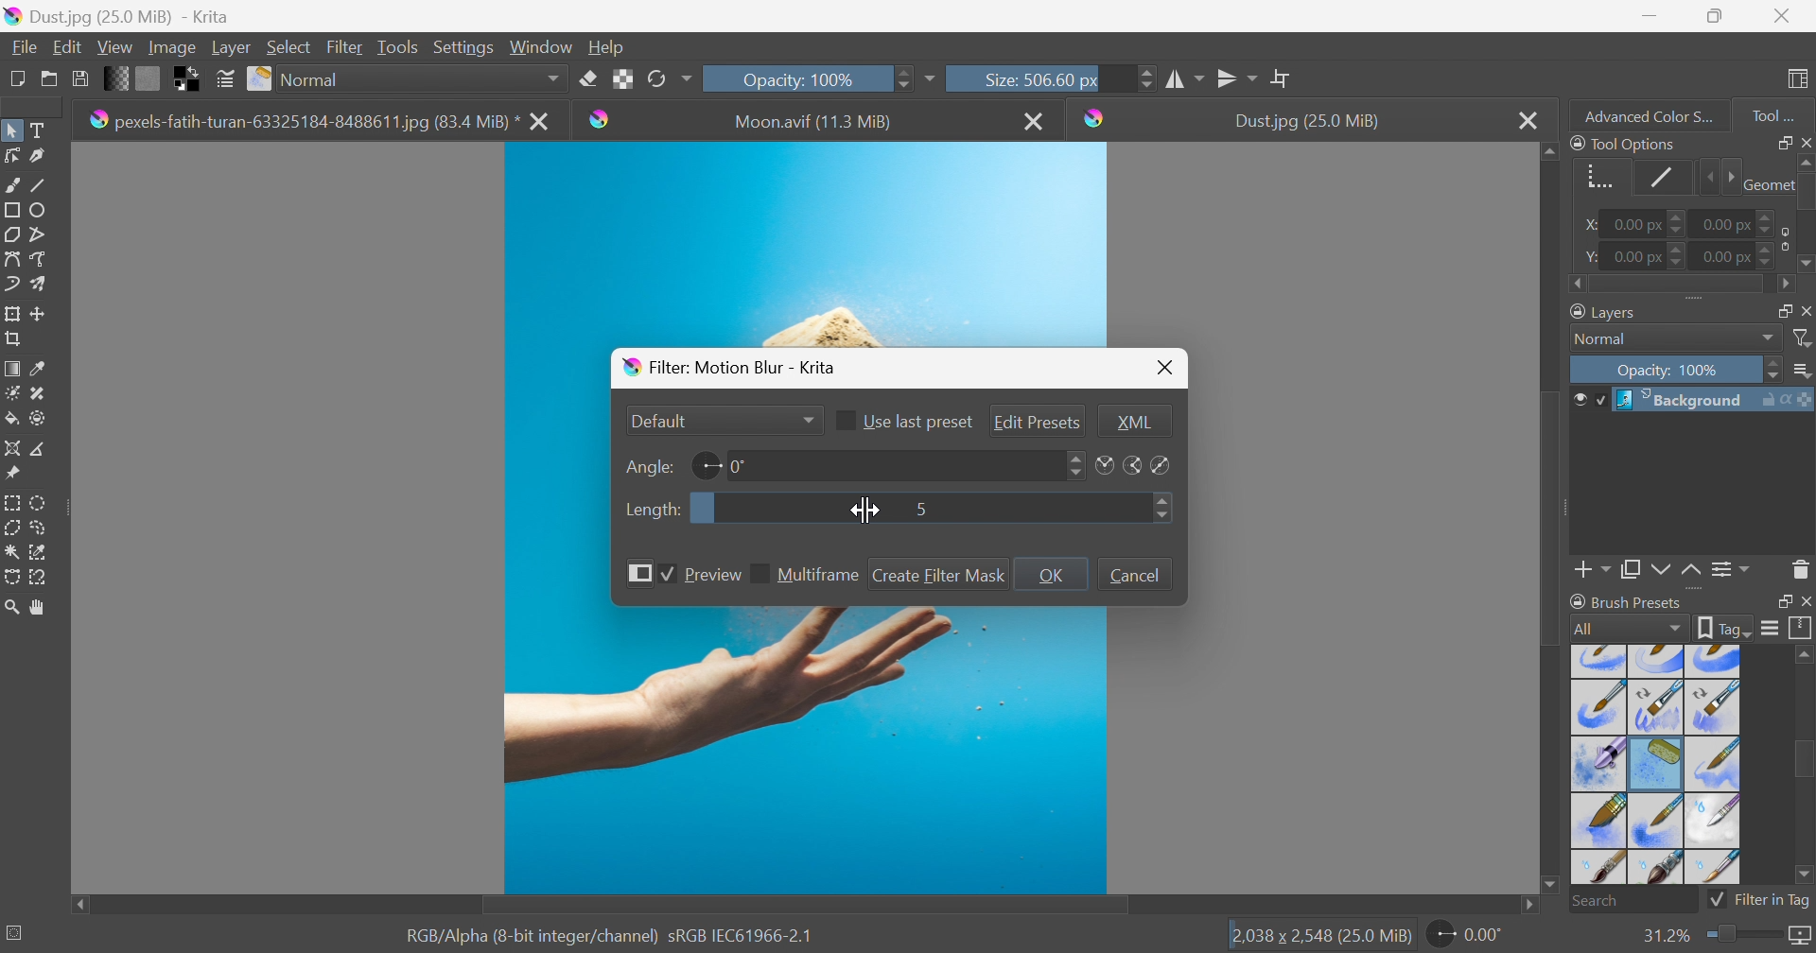 This screenshot has height=953, width=1816. I want to click on Fill a contiguous area of color with a color or a fill selection, so click(12, 420).